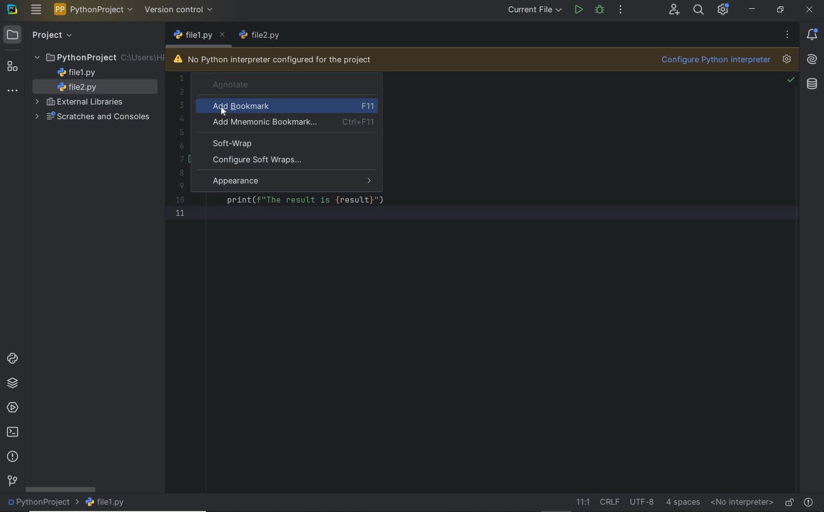  Describe the element at coordinates (535, 9) in the screenshot. I see `current file` at that location.